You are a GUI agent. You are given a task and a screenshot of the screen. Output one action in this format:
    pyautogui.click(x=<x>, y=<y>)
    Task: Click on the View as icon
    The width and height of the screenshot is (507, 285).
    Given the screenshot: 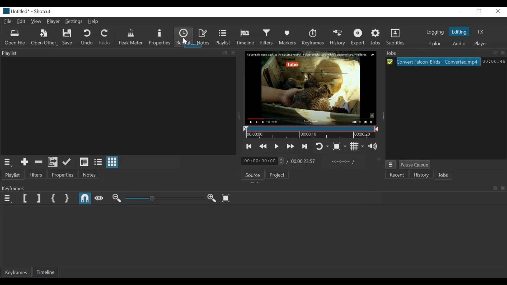 What is the action you would take?
    pyautogui.click(x=112, y=162)
    